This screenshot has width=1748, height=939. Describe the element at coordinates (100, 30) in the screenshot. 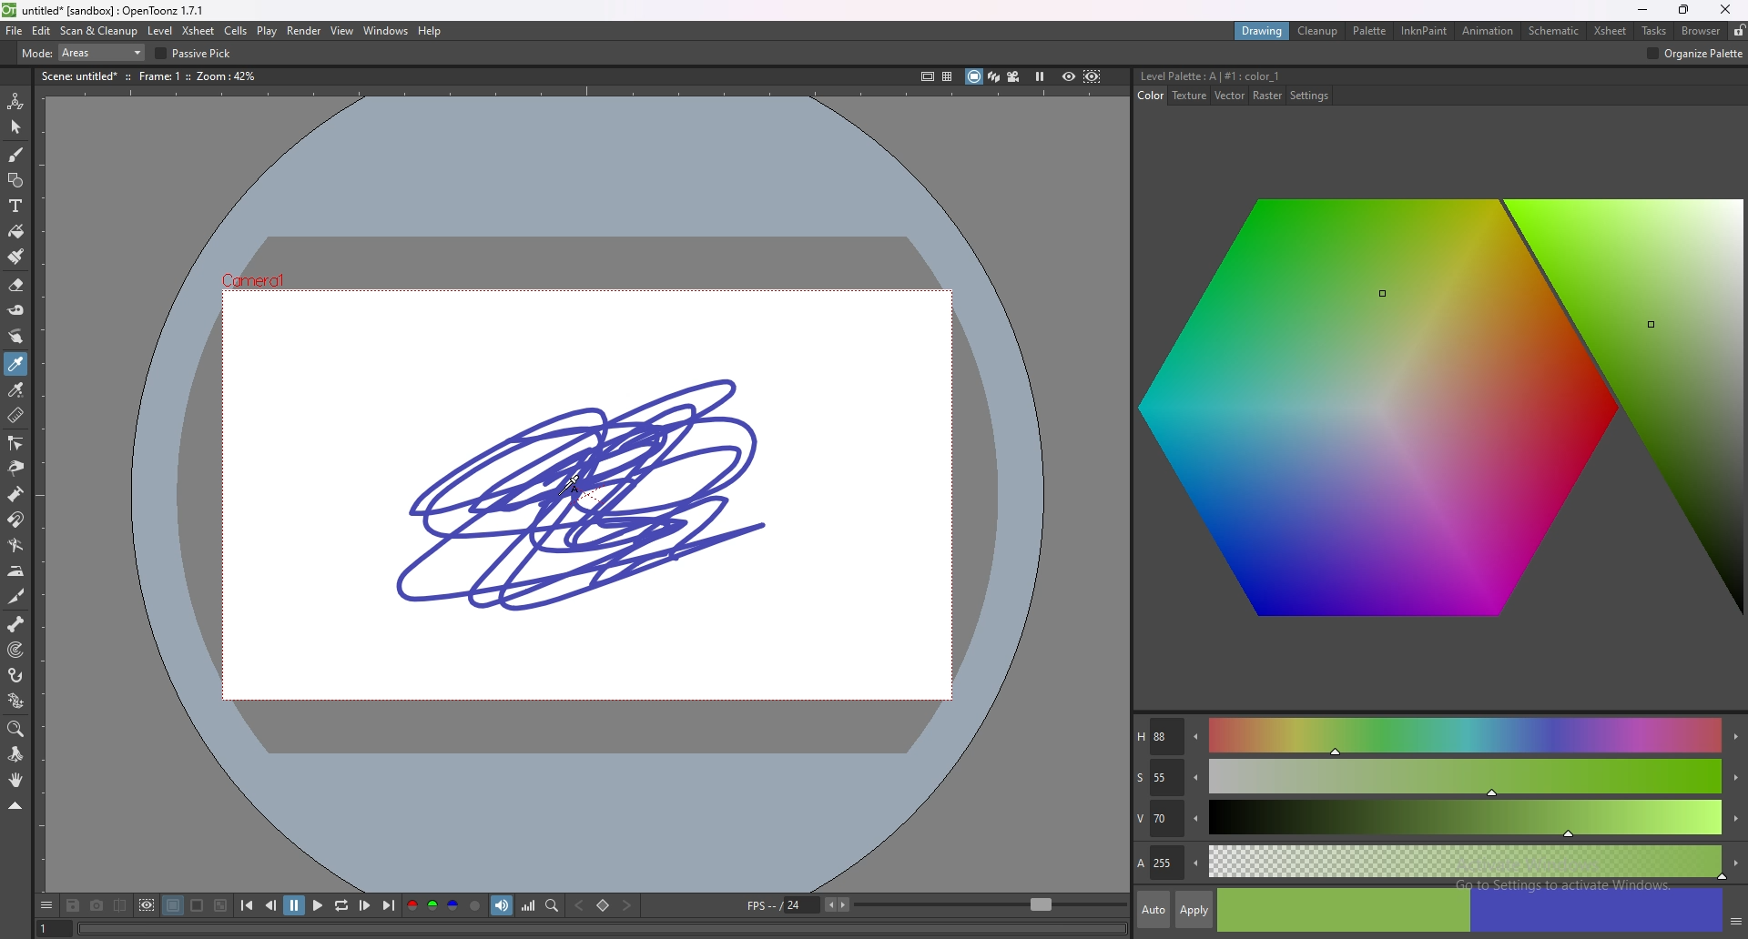

I see `scan and cleanup` at that location.